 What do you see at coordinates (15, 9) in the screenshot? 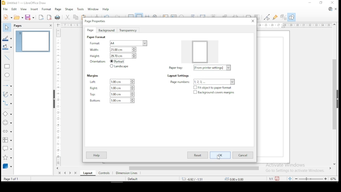
I see `edit` at bounding box center [15, 9].